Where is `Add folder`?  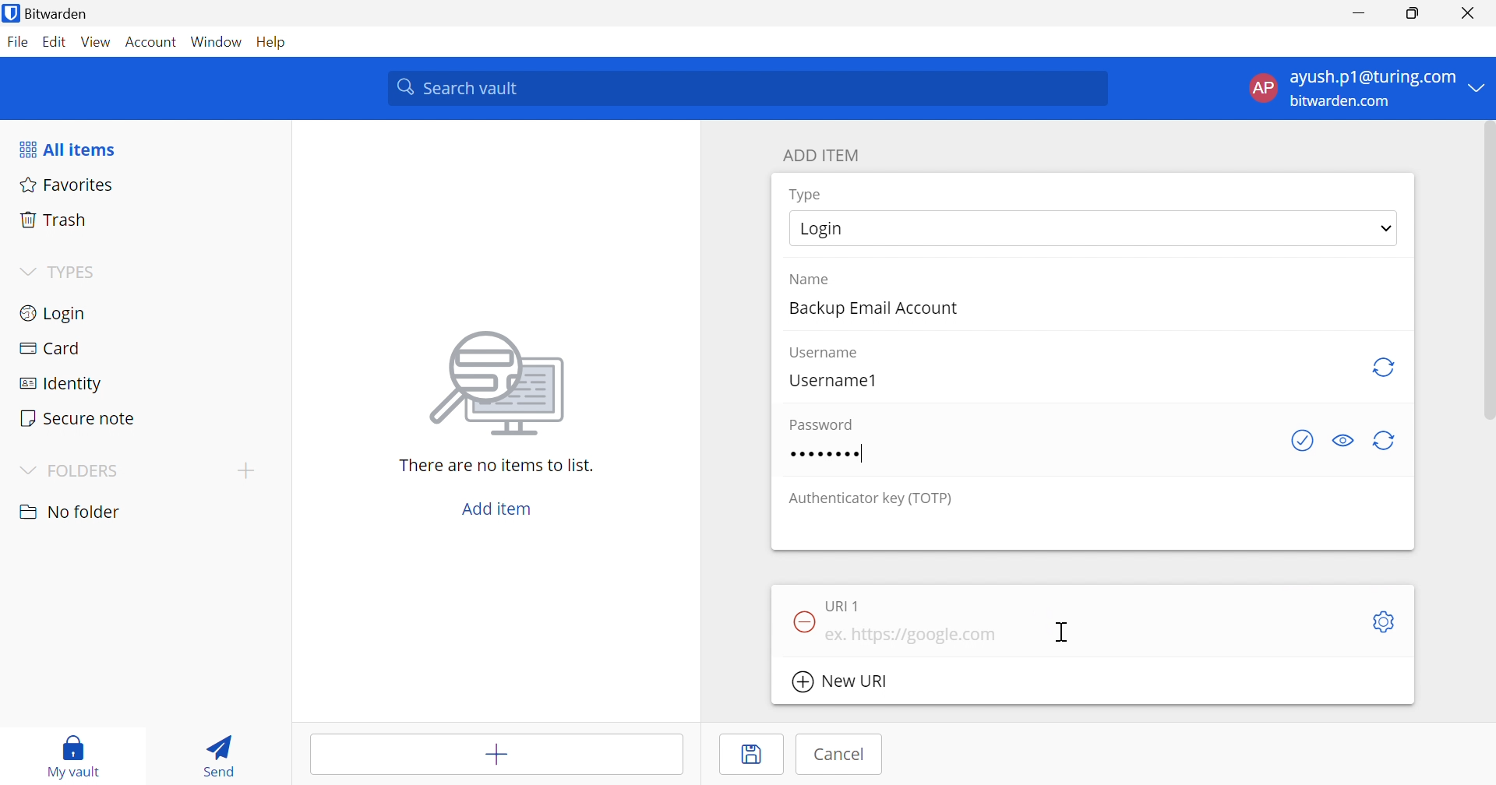
Add folder is located at coordinates (246, 472).